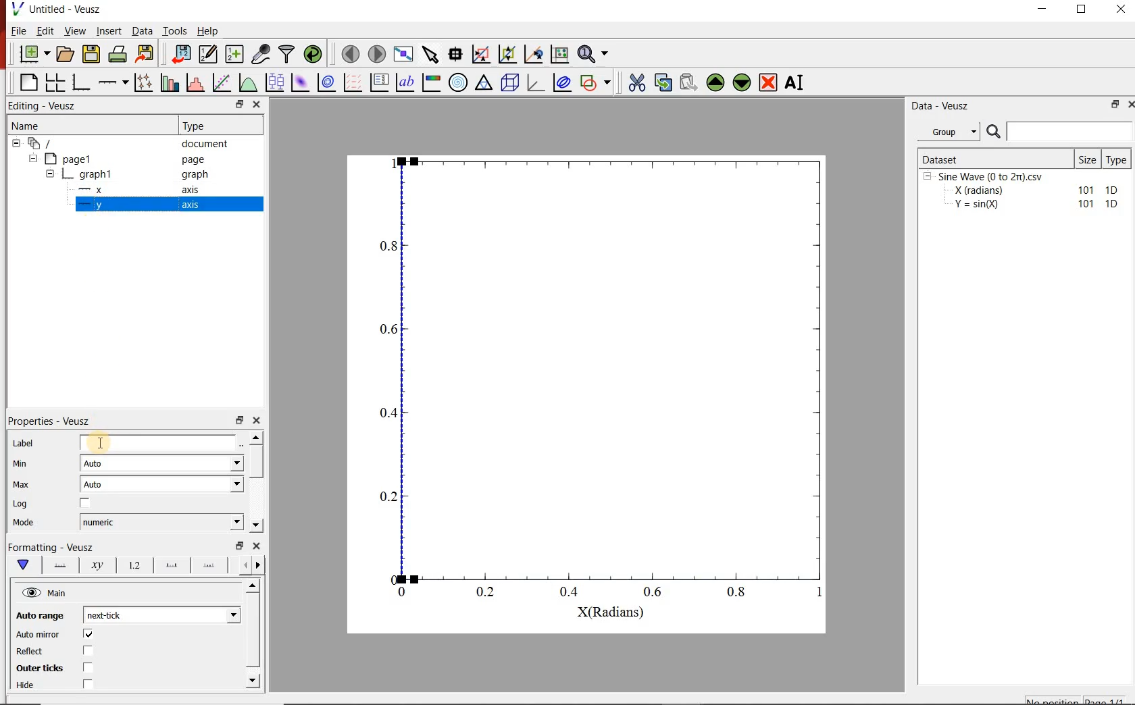 This screenshot has height=705, width=1135. I want to click on plot box plots, so click(276, 83).